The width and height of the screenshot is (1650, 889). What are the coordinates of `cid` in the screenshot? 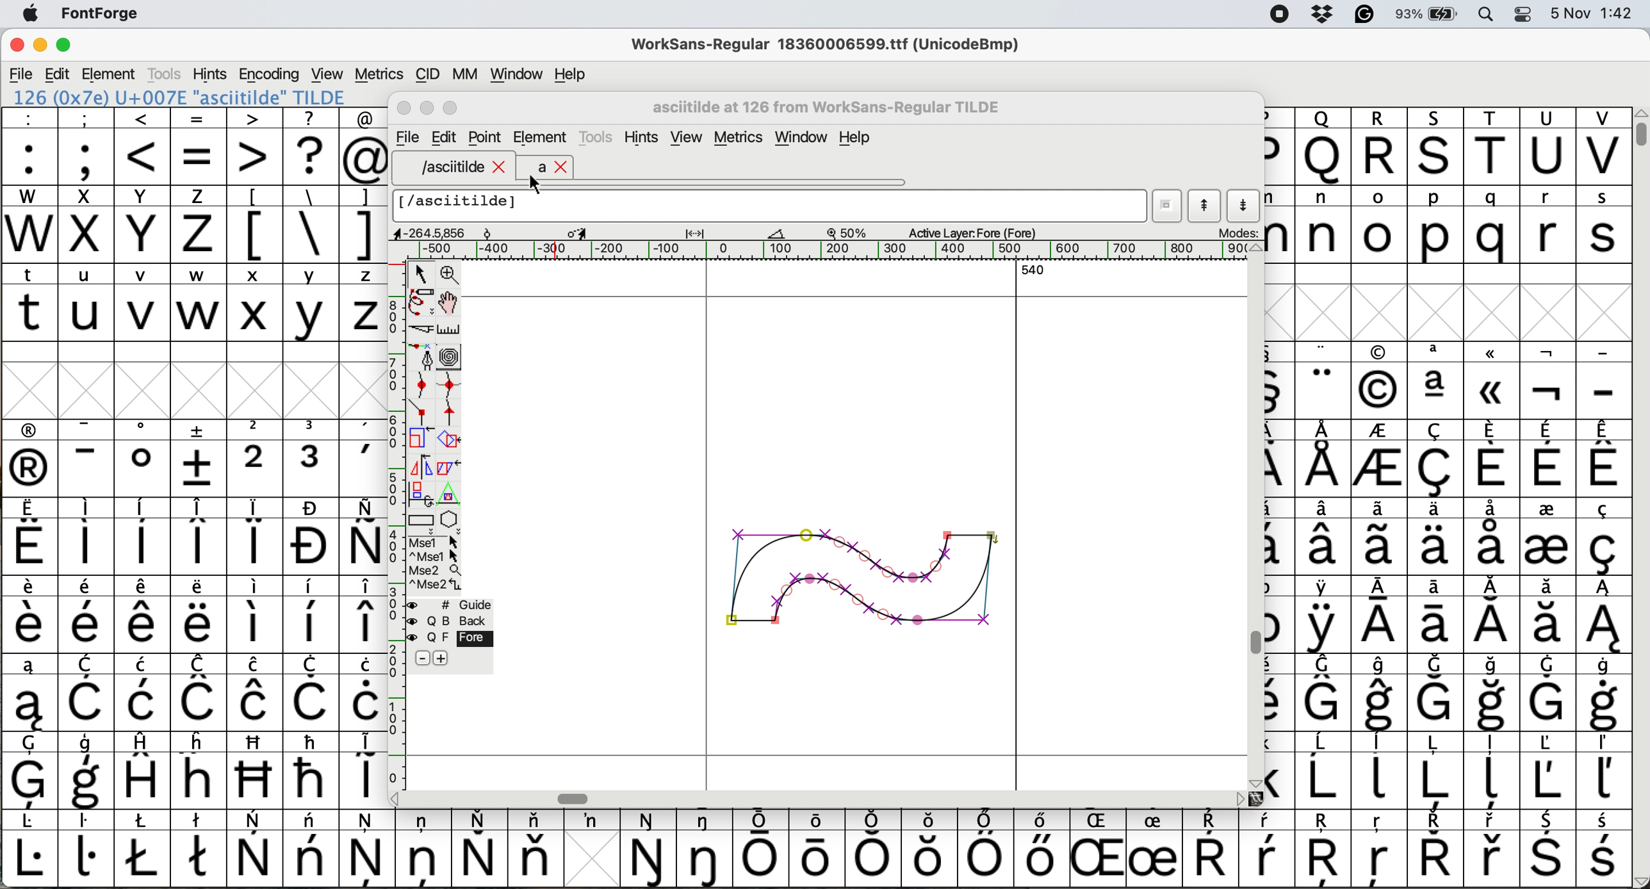 It's located at (426, 75).